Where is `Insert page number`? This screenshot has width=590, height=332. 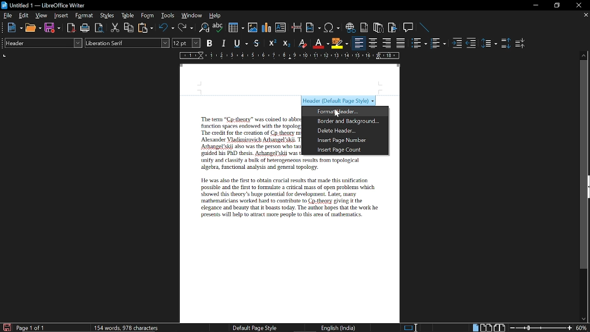
Insert page number is located at coordinates (348, 140).